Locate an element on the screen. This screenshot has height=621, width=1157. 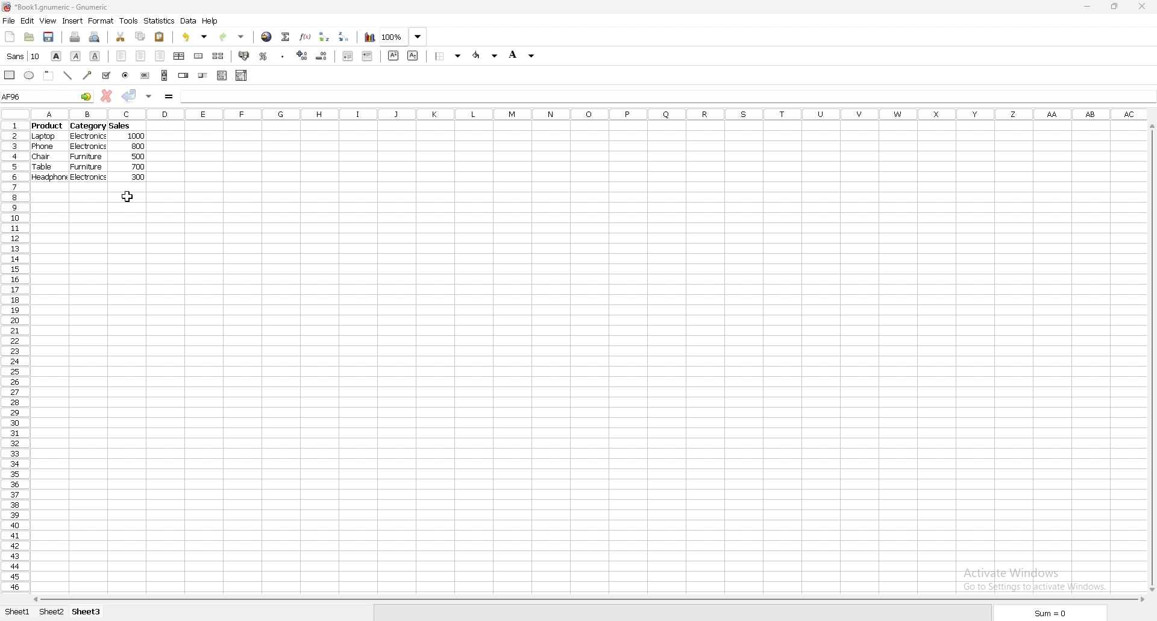
print is located at coordinates (75, 36).